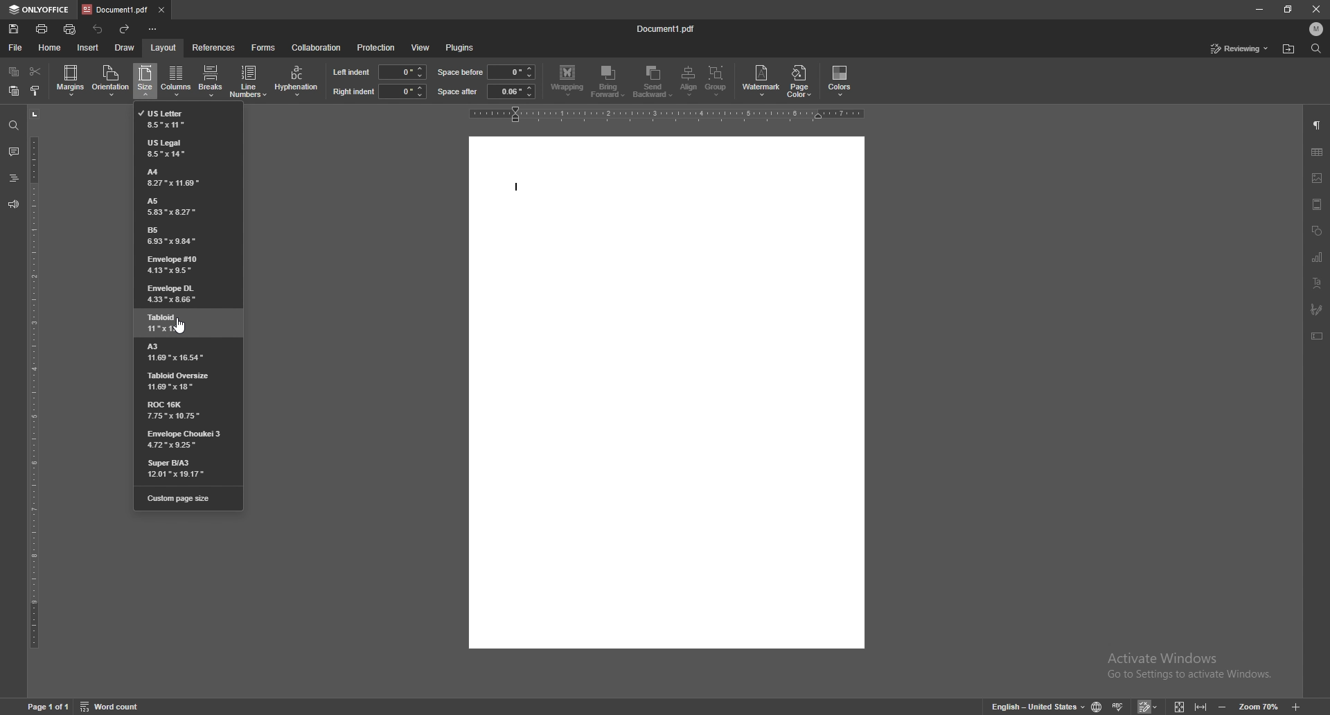 This screenshot has width=1330, height=715. Describe the element at coordinates (1319, 257) in the screenshot. I see `chart` at that location.